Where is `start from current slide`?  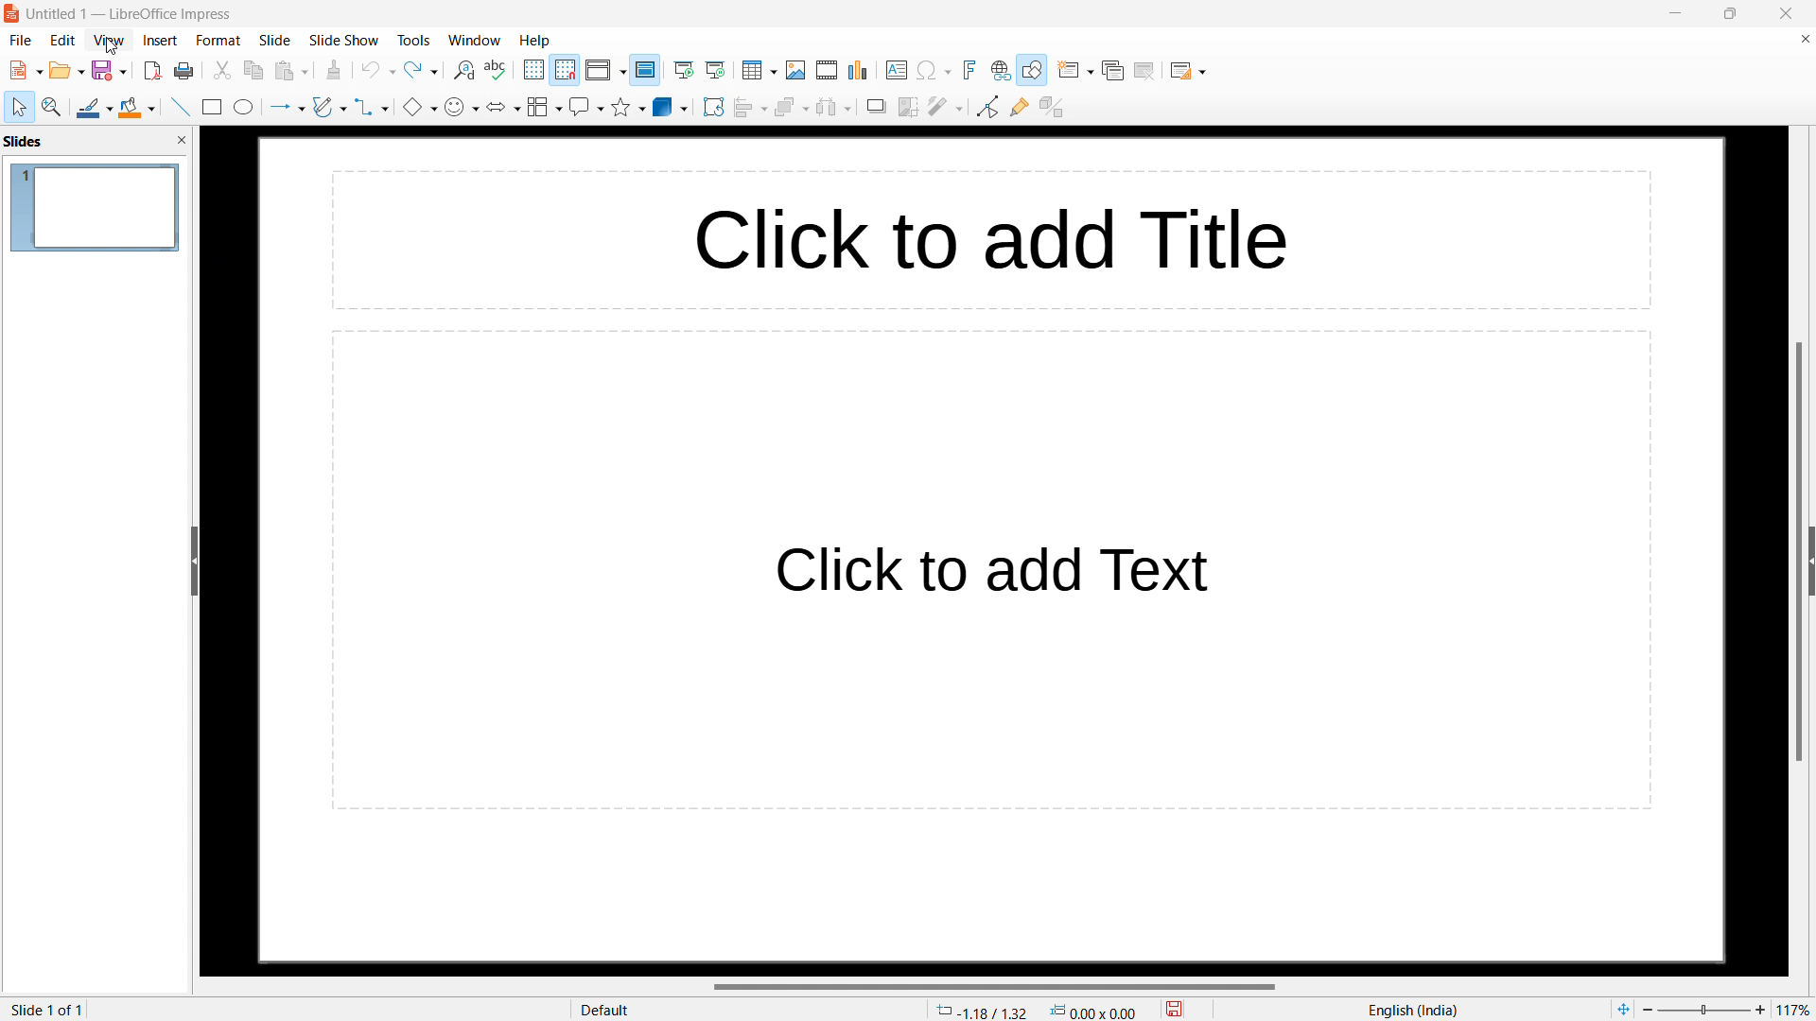
start from current slide is located at coordinates (716, 70).